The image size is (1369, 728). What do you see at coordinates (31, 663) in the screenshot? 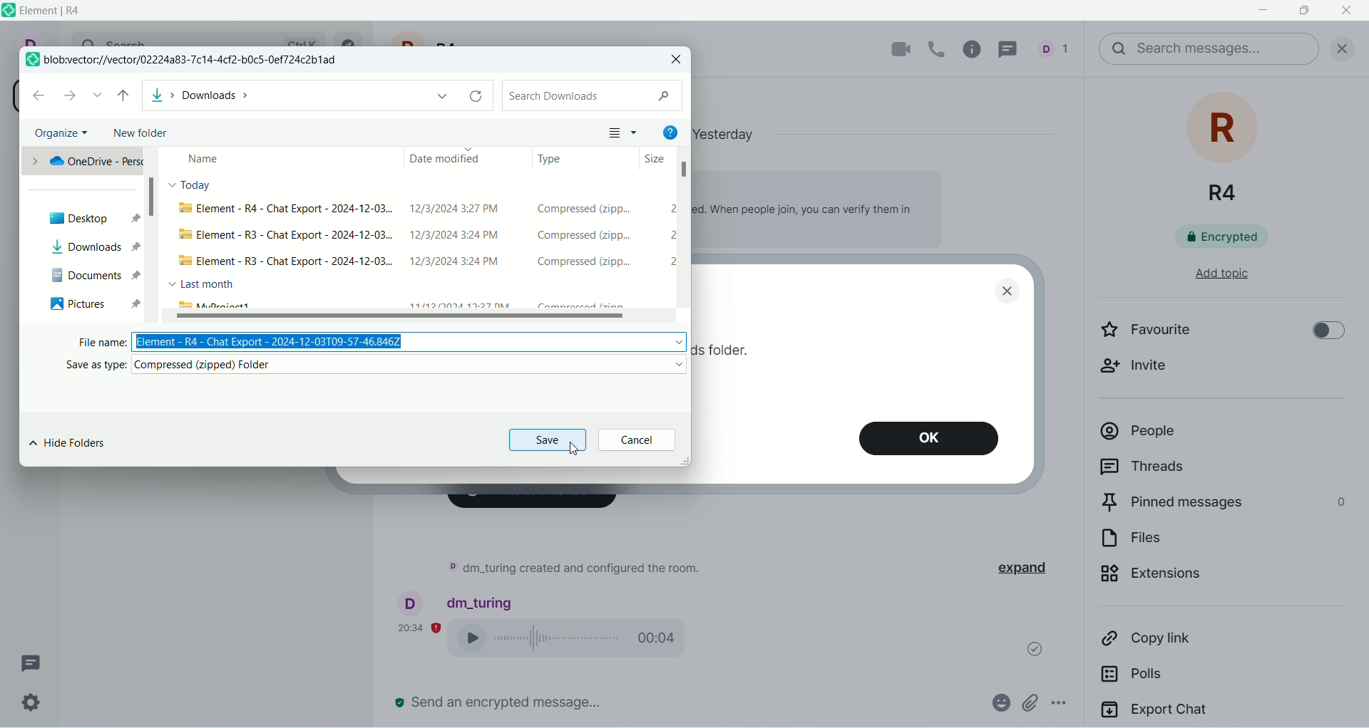
I see `threads` at bounding box center [31, 663].